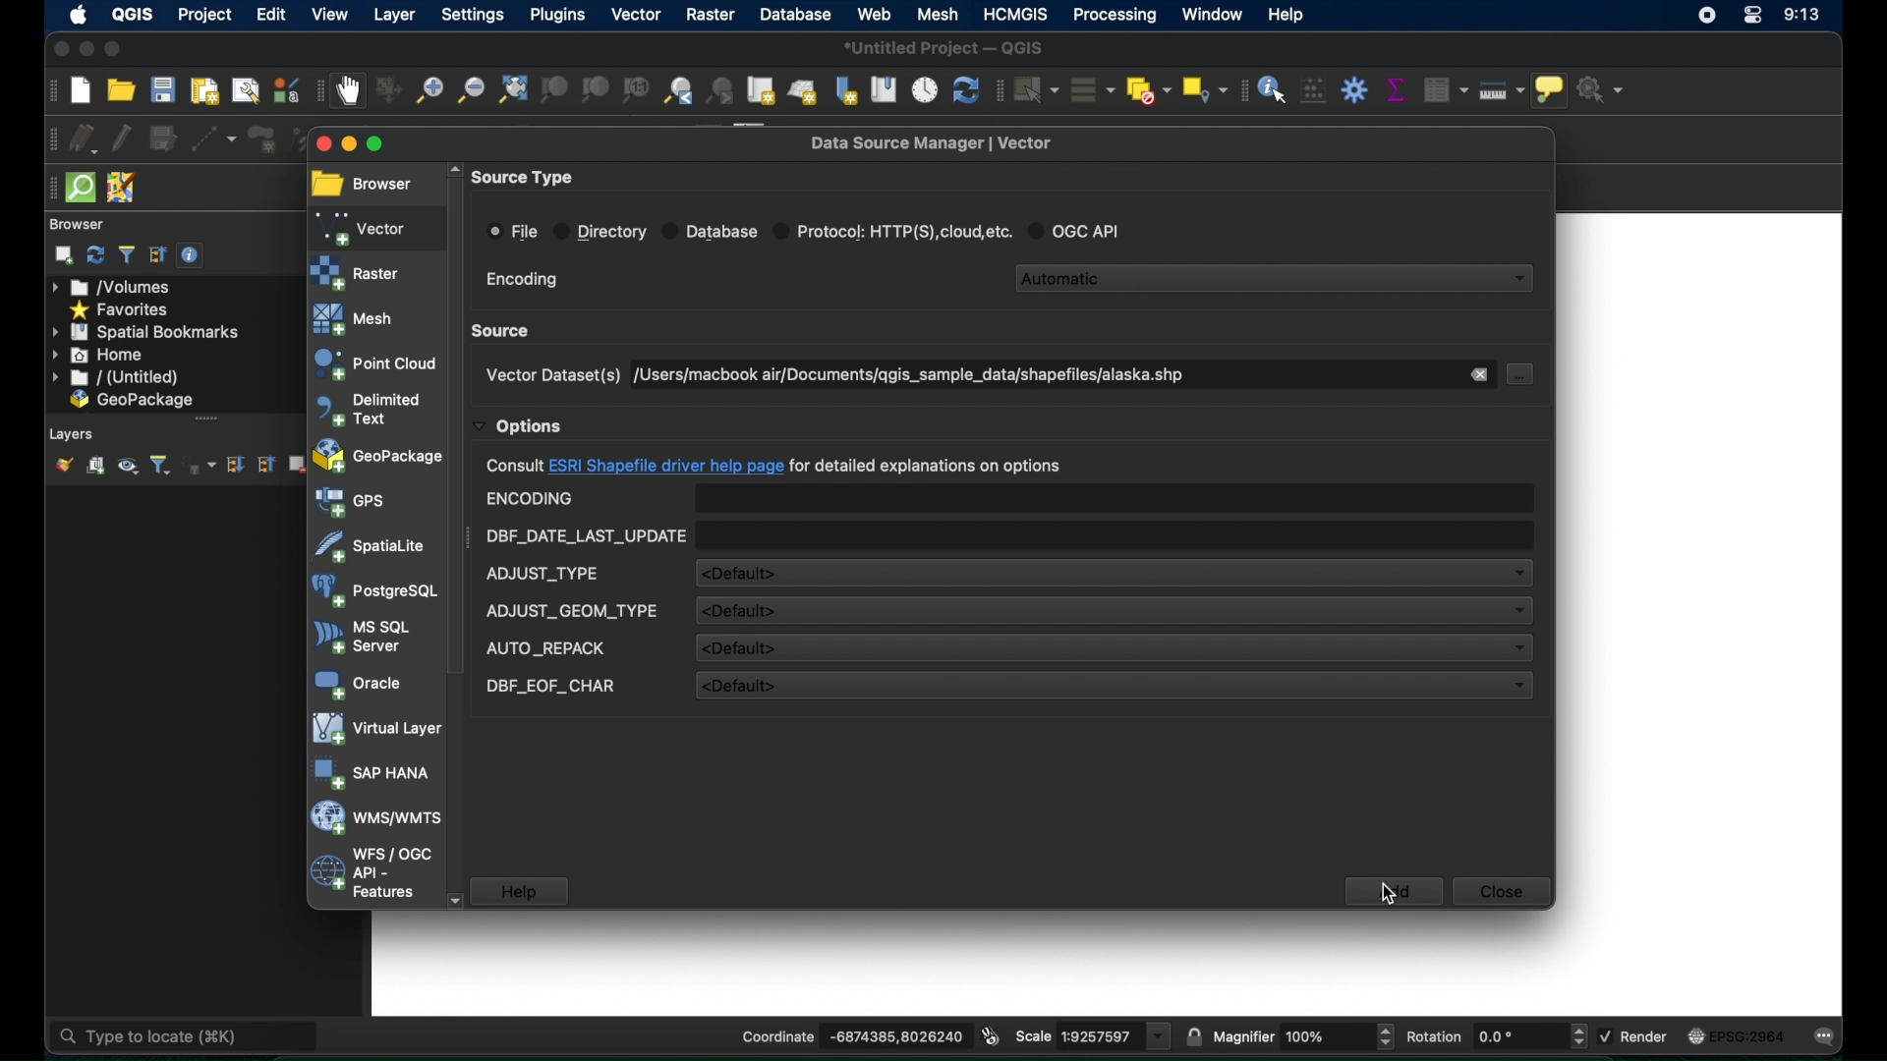  Describe the element at coordinates (204, 89) in the screenshot. I see `new paint layout` at that location.